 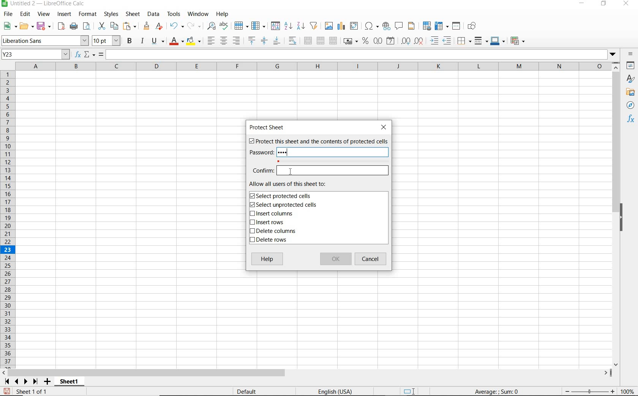 What do you see at coordinates (87, 14) in the screenshot?
I see `FORMAT` at bounding box center [87, 14].